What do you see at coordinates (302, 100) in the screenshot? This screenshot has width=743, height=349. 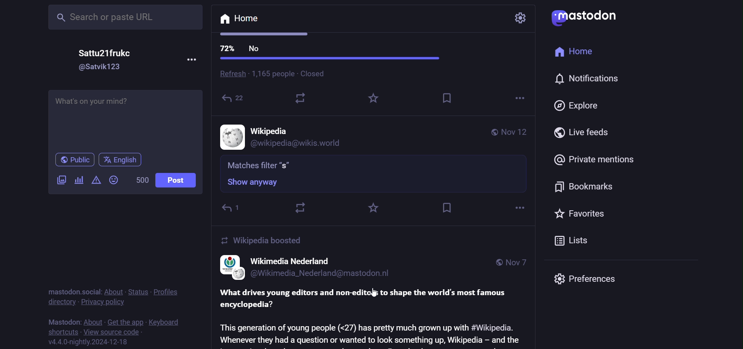 I see `reshare` at bounding box center [302, 100].